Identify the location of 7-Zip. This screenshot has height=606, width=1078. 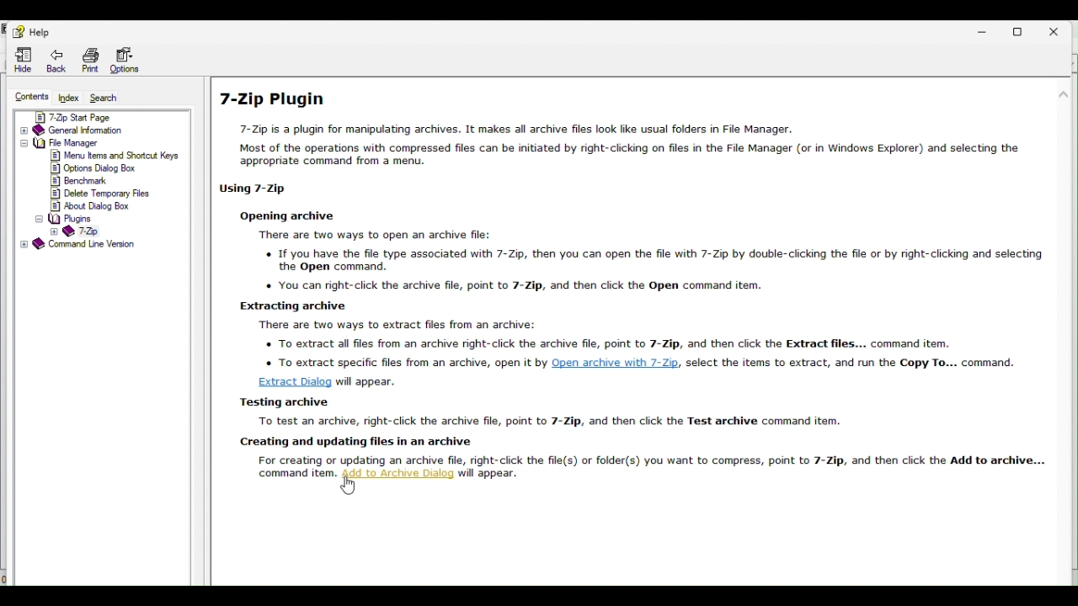
(77, 231).